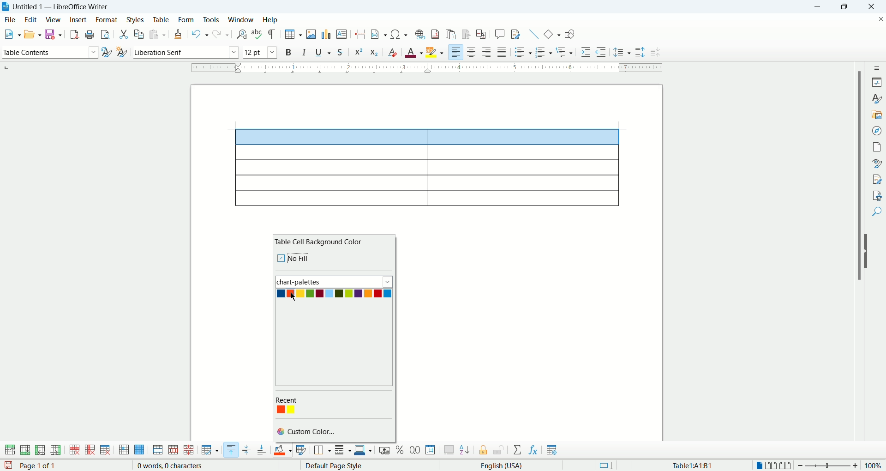 This screenshot has height=471, width=886. What do you see at coordinates (465, 449) in the screenshot?
I see `sort` at bounding box center [465, 449].